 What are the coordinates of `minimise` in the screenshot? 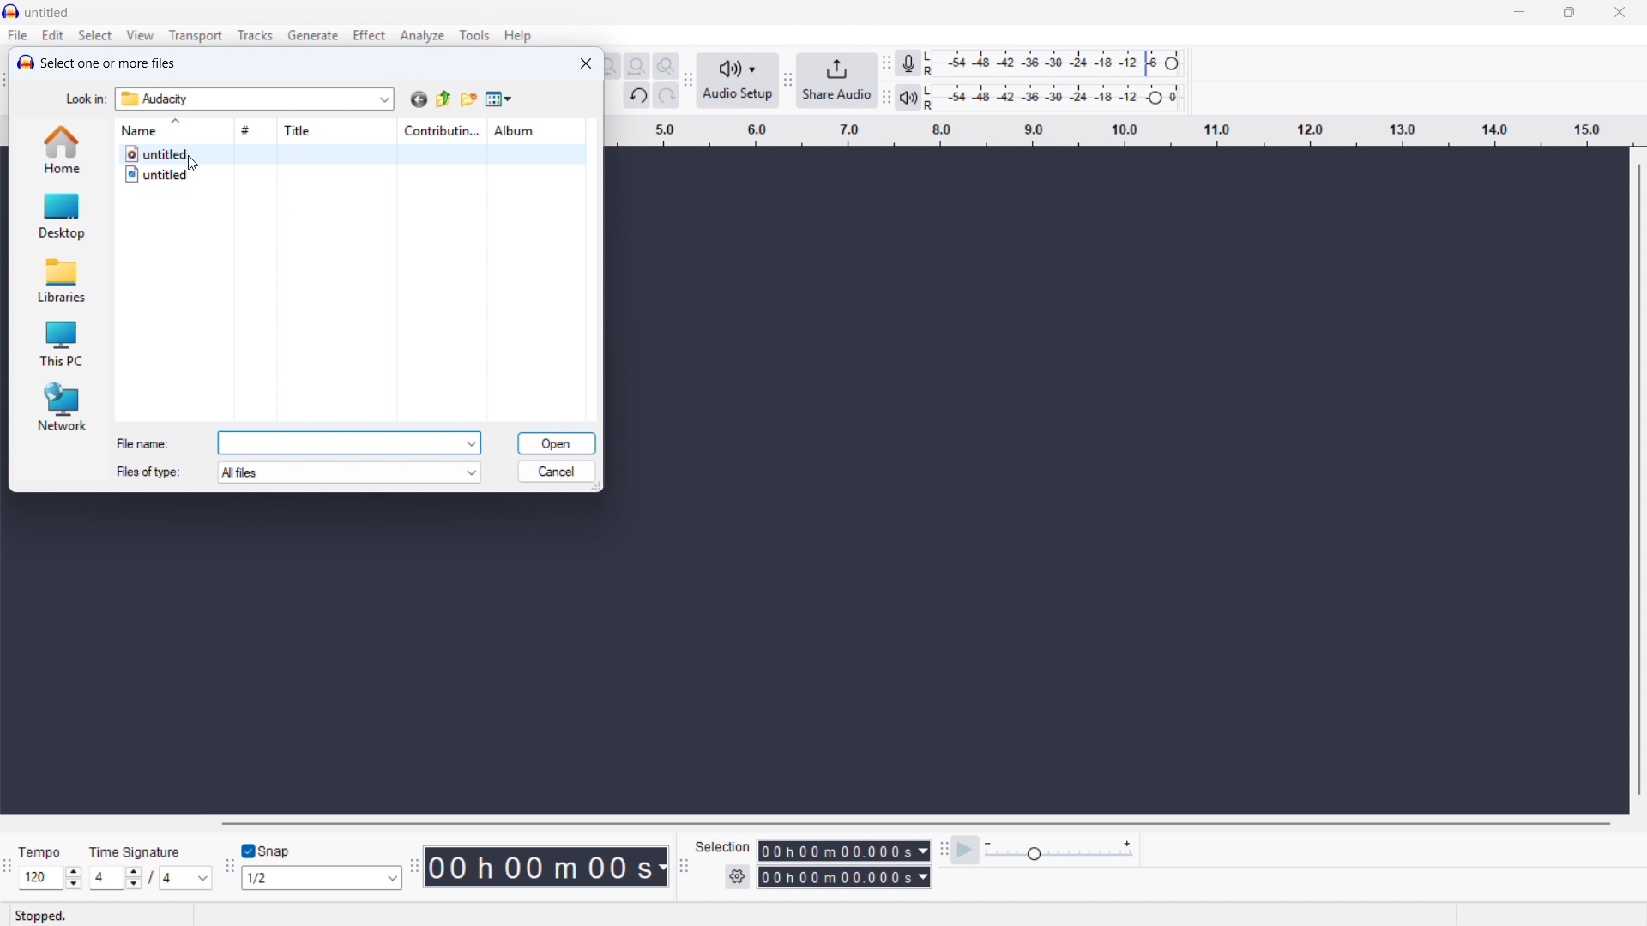 It's located at (1521, 13).